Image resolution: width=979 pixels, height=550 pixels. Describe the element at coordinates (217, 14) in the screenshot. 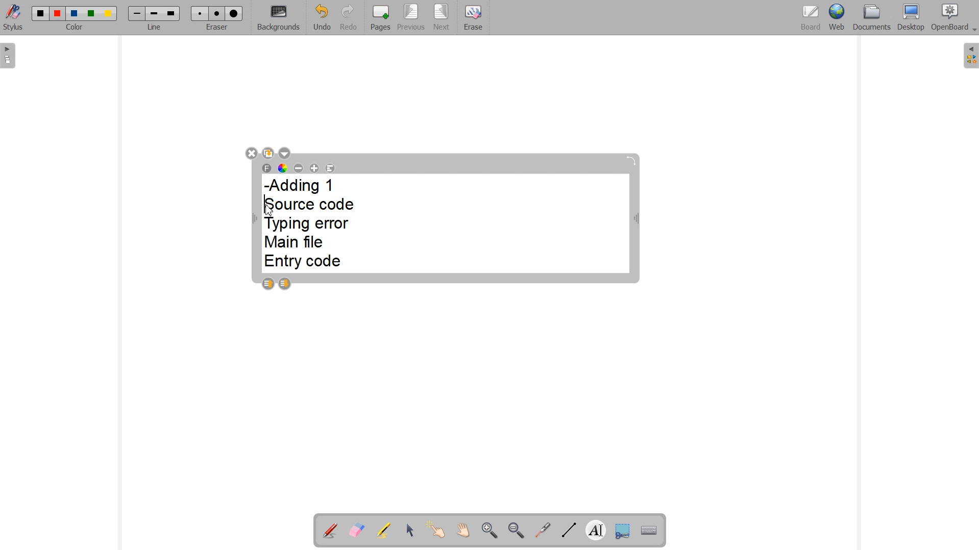

I see `Medium eraser` at that location.